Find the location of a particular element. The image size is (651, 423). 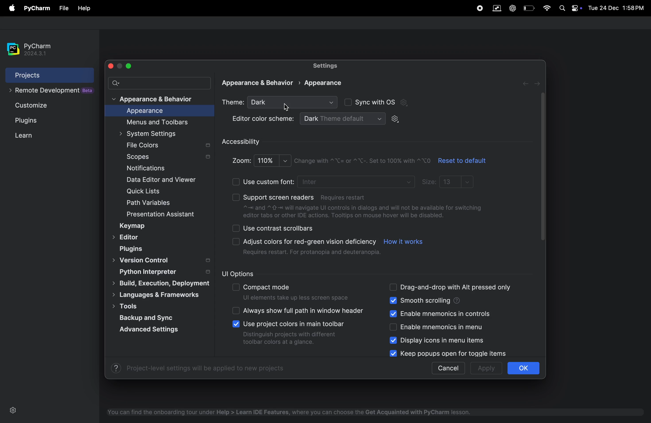

python interpreter is located at coordinates (162, 272).